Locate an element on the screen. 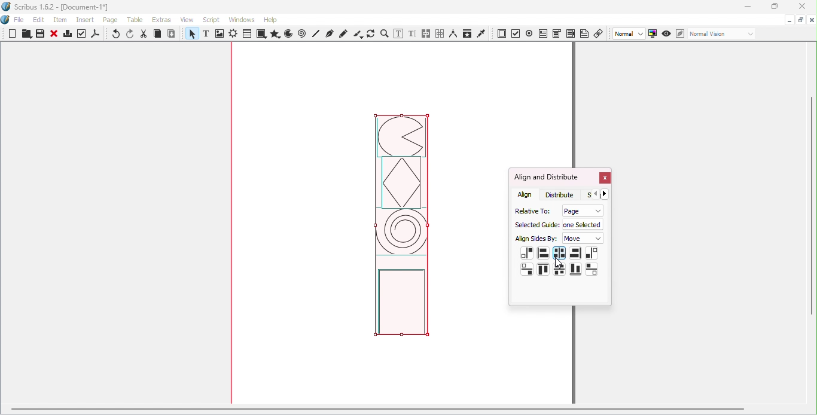  center on horizontal axis is located at coordinates (559, 269).